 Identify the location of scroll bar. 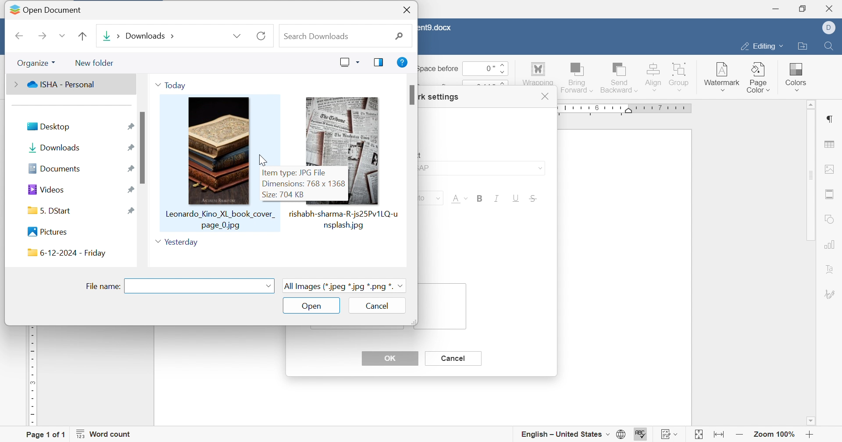
(143, 146).